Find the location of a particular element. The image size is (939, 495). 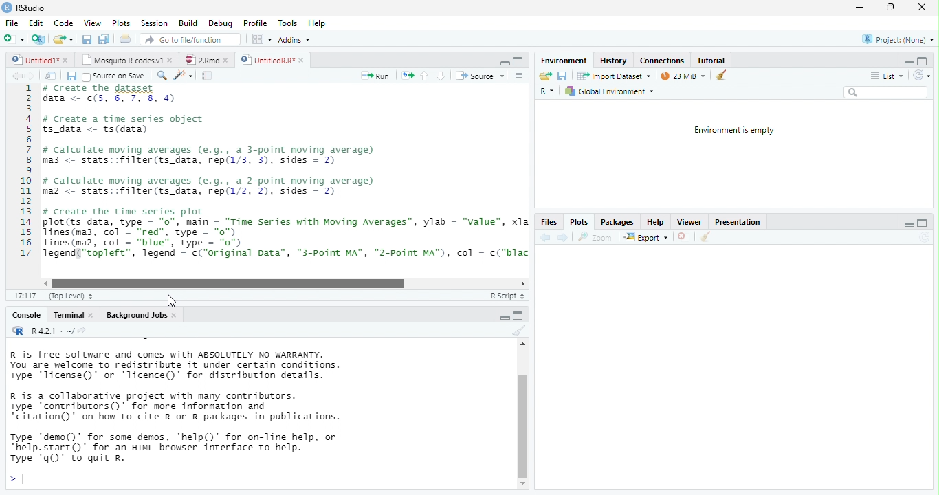

view the current working directory is located at coordinates (82, 330).